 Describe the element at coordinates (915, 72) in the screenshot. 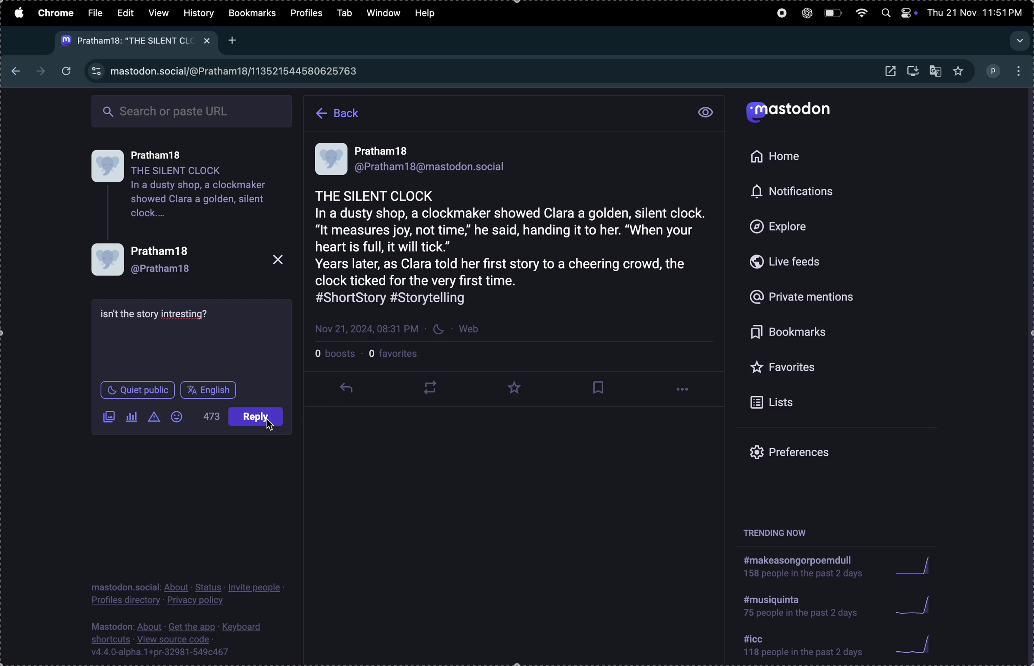

I see `download` at that location.